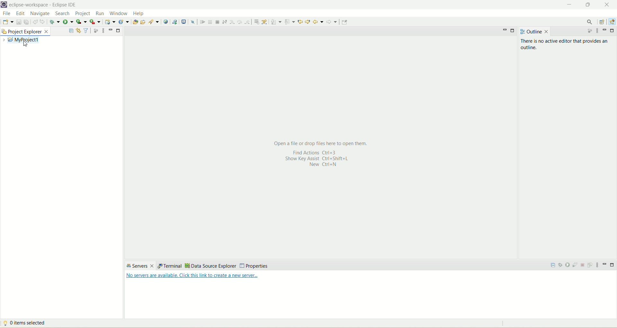 The height and width of the screenshot is (328, 617). What do you see at coordinates (43, 22) in the screenshot?
I see `redo` at bounding box center [43, 22].